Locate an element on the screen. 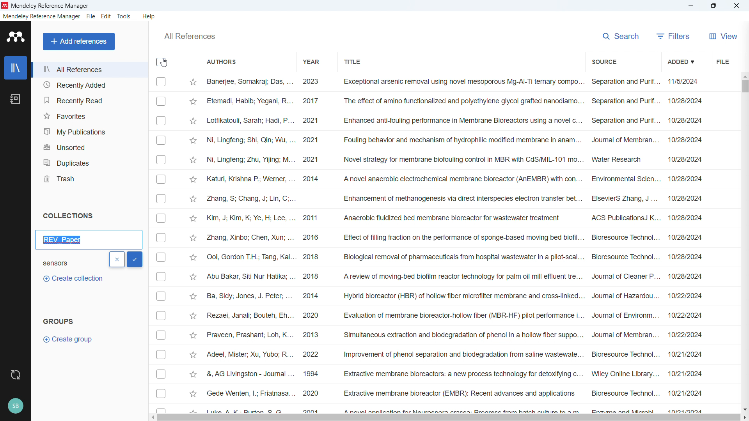  Select respective publication is located at coordinates (161, 374).